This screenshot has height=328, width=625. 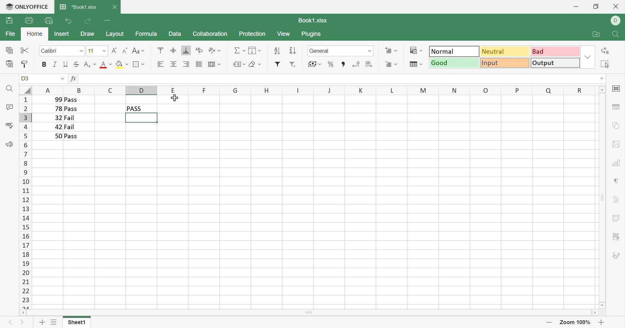 I want to click on Change case, so click(x=138, y=51).